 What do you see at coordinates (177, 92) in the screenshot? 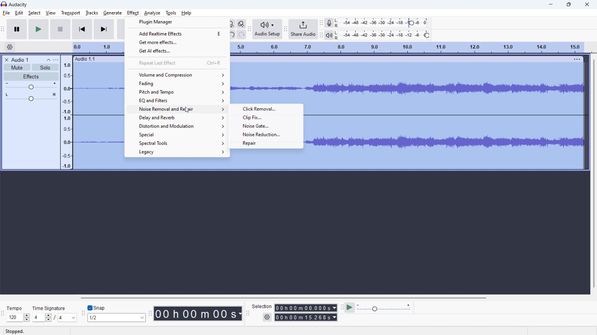
I see `pitch and tempo` at bounding box center [177, 92].